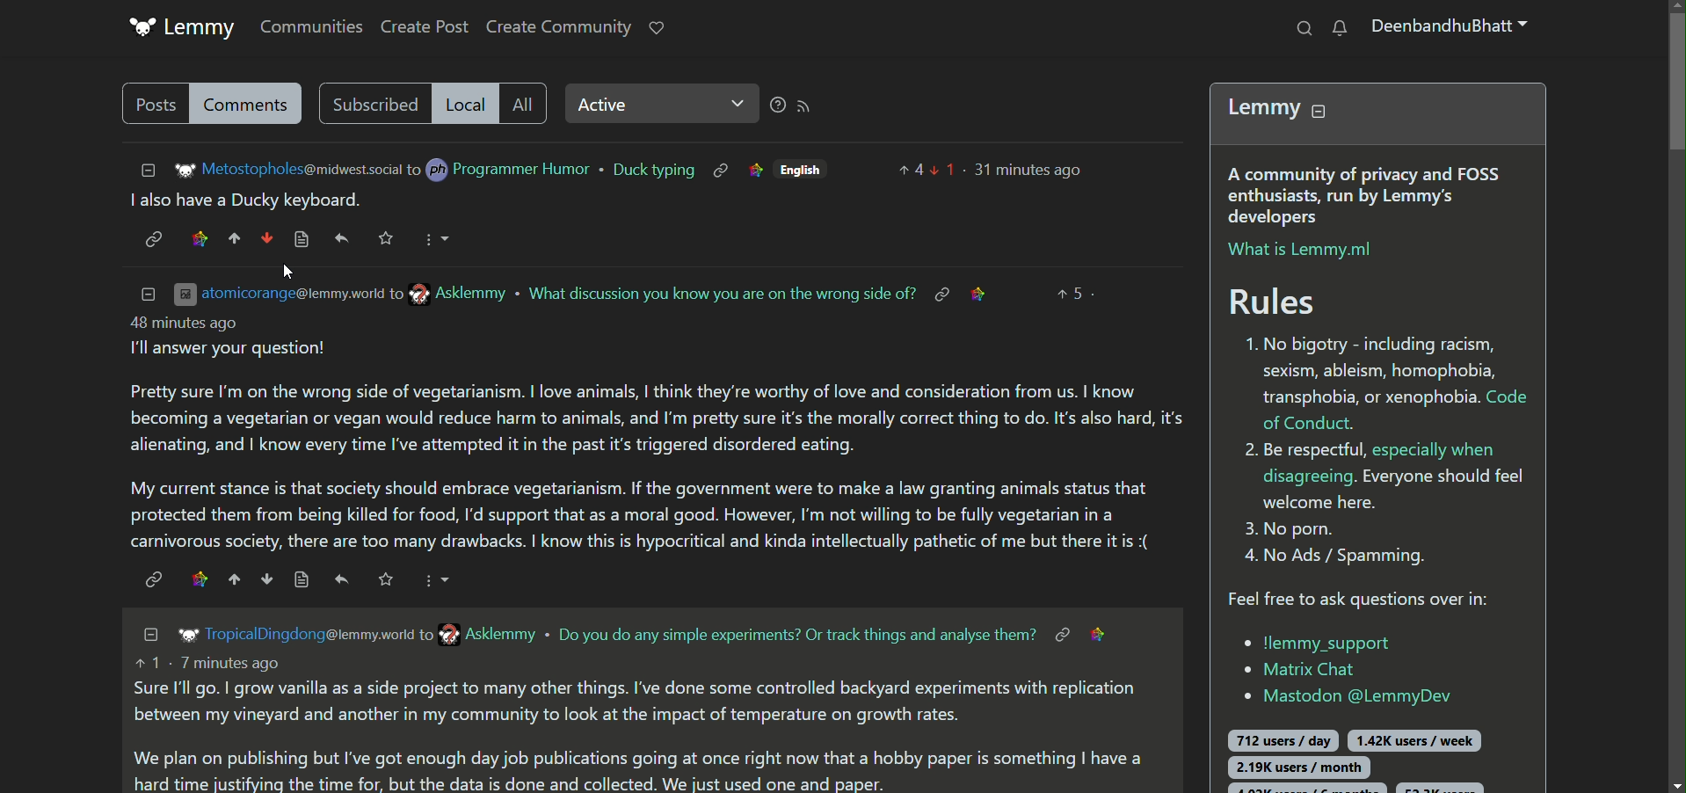  Describe the element at coordinates (807, 170) in the screenshot. I see `language` at that location.